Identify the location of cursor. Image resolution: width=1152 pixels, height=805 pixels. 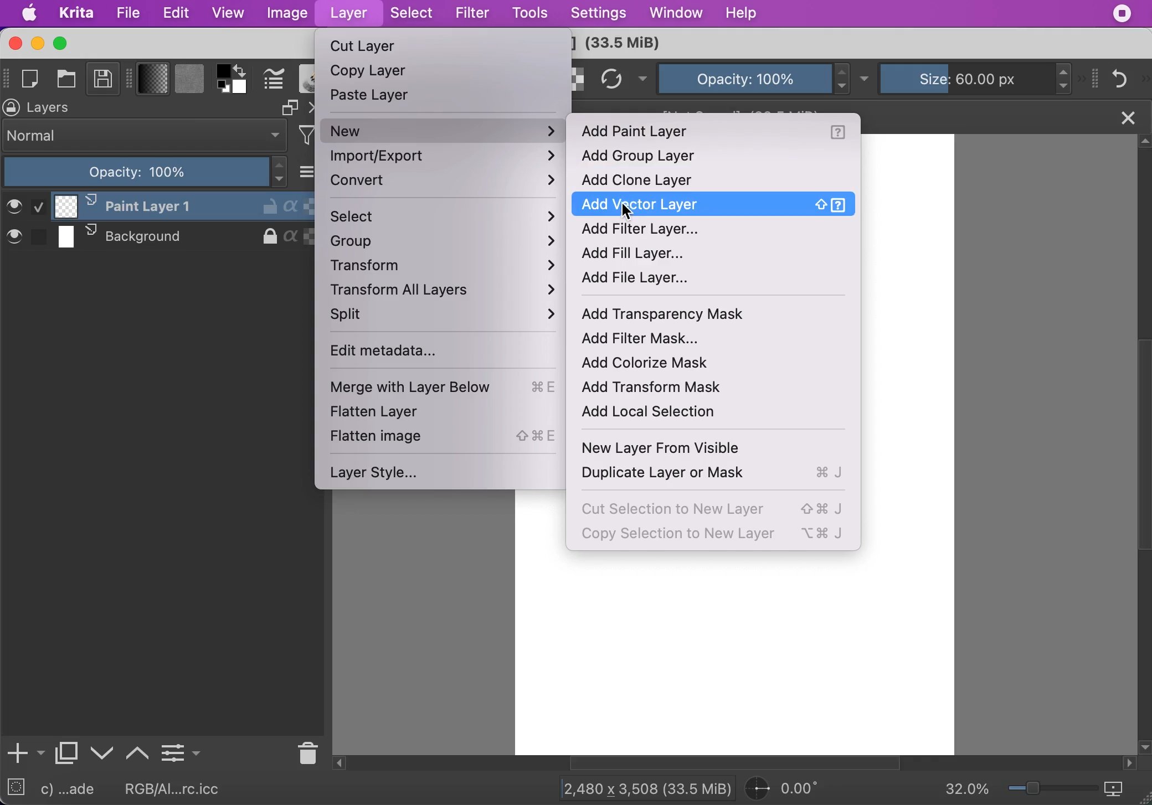
(628, 211).